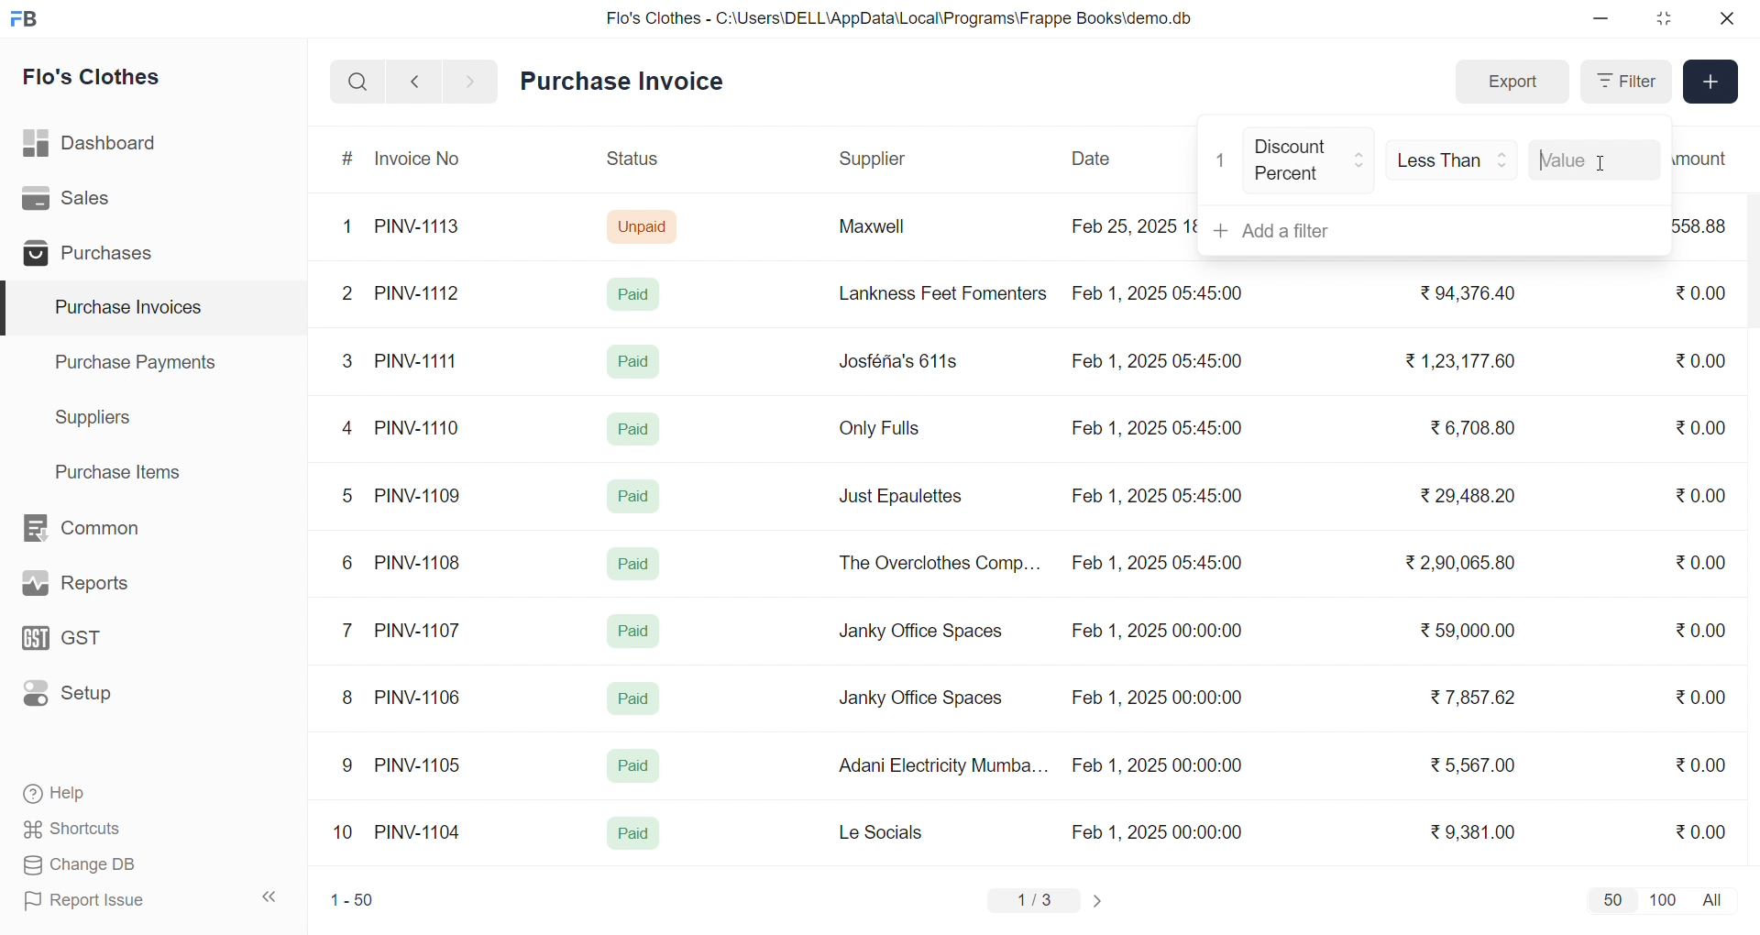 The image size is (1760, 935). What do you see at coordinates (11, 309) in the screenshot?
I see `selected` at bounding box center [11, 309].